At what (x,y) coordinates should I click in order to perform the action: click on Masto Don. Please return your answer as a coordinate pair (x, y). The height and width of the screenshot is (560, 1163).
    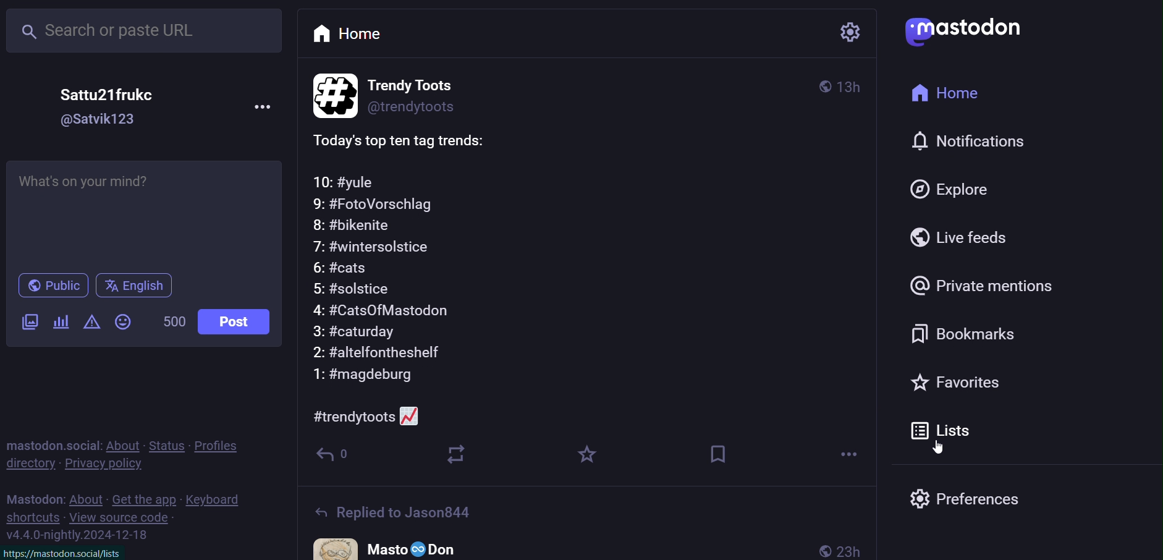
    Looking at the image, I should click on (429, 546).